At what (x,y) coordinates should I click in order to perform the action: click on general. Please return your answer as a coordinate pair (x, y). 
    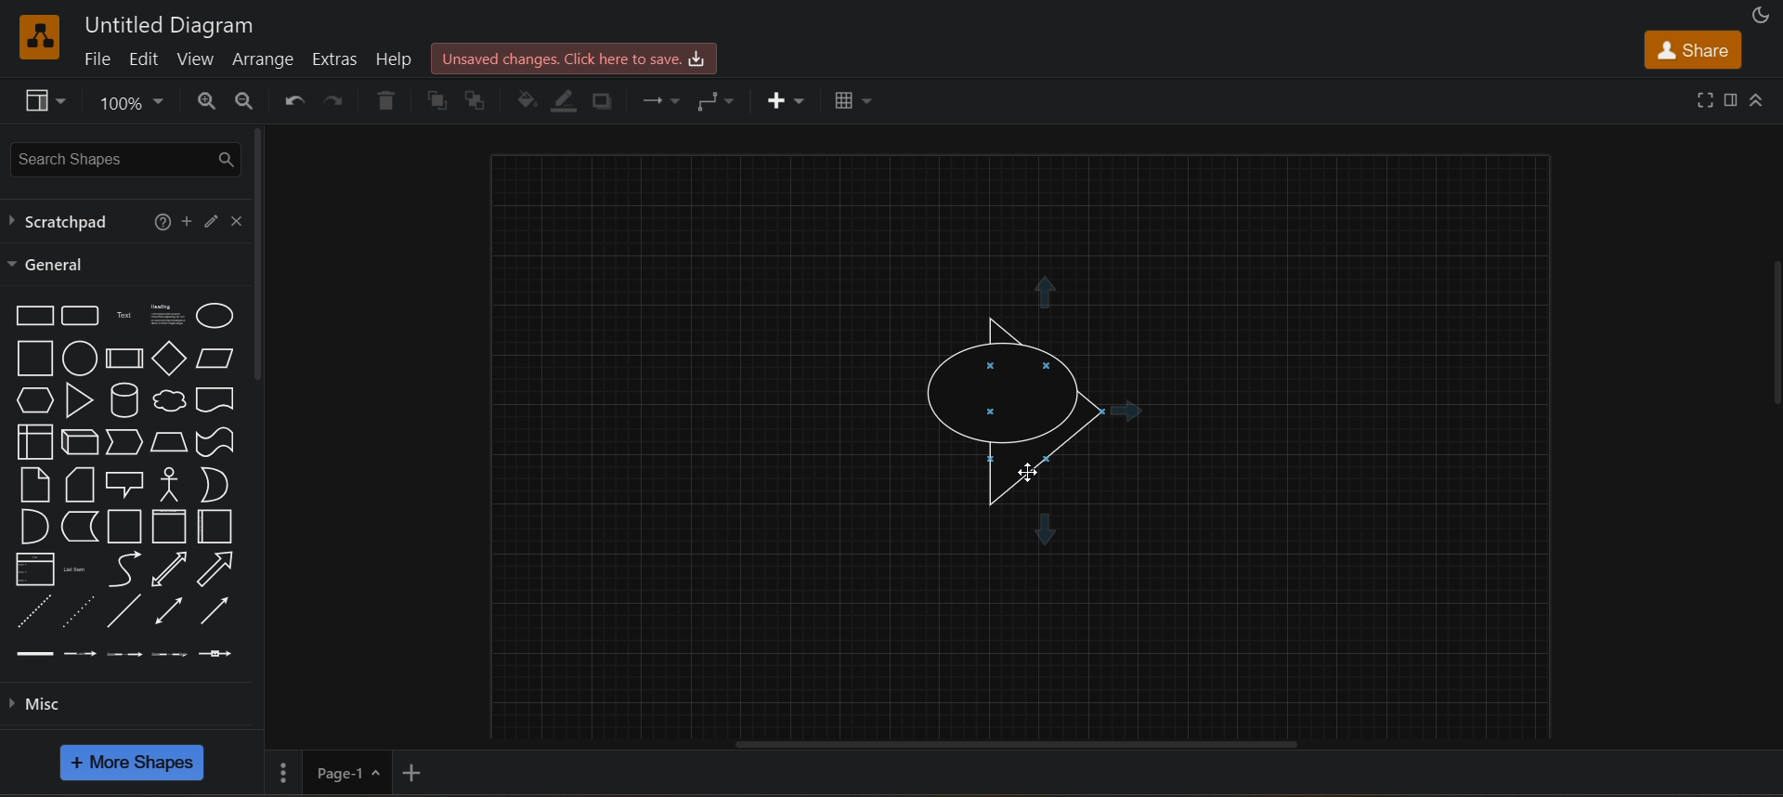
    Looking at the image, I should click on (51, 265).